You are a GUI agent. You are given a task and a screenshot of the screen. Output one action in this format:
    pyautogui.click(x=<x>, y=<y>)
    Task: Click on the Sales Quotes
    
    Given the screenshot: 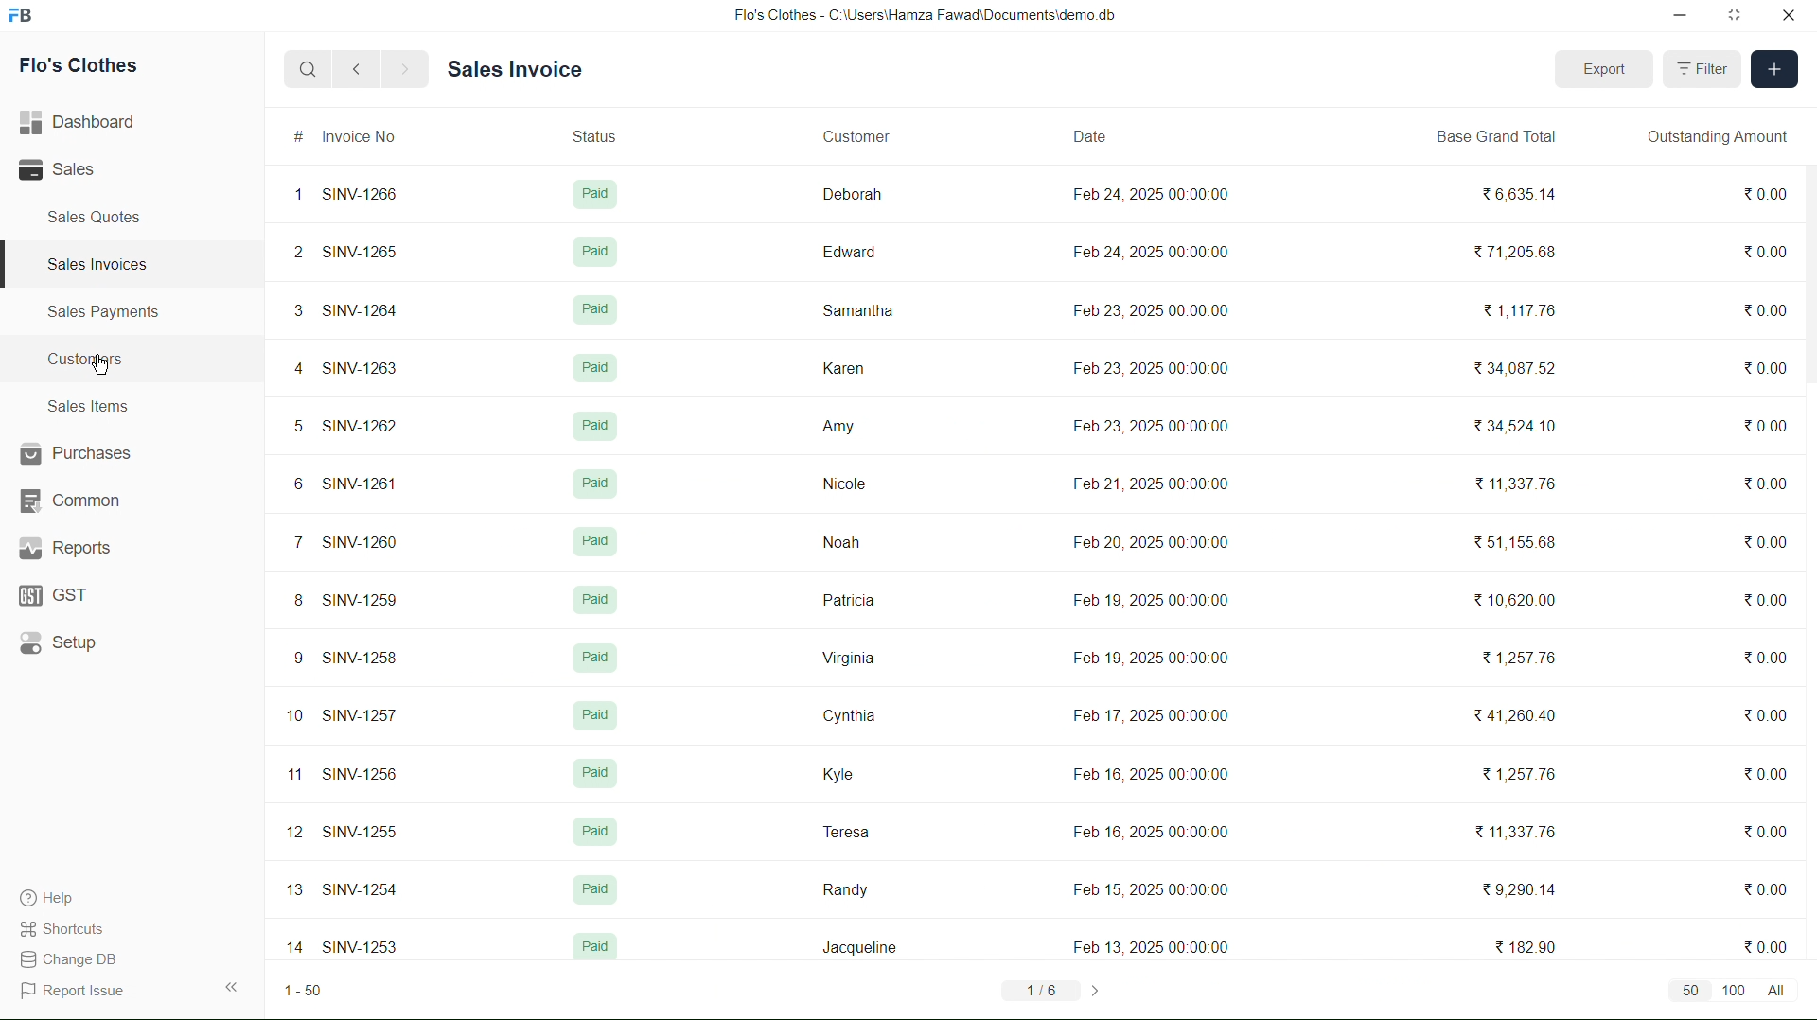 What is the action you would take?
    pyautogui.click(x=91, y=219)
    